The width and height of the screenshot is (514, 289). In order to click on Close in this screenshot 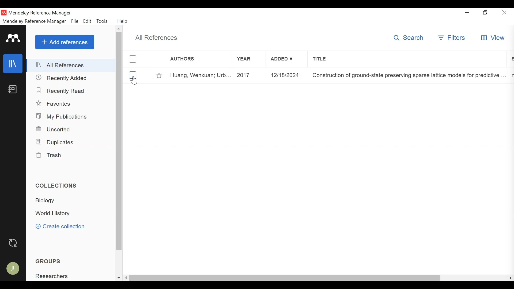, I will do `click(505, 12)`.